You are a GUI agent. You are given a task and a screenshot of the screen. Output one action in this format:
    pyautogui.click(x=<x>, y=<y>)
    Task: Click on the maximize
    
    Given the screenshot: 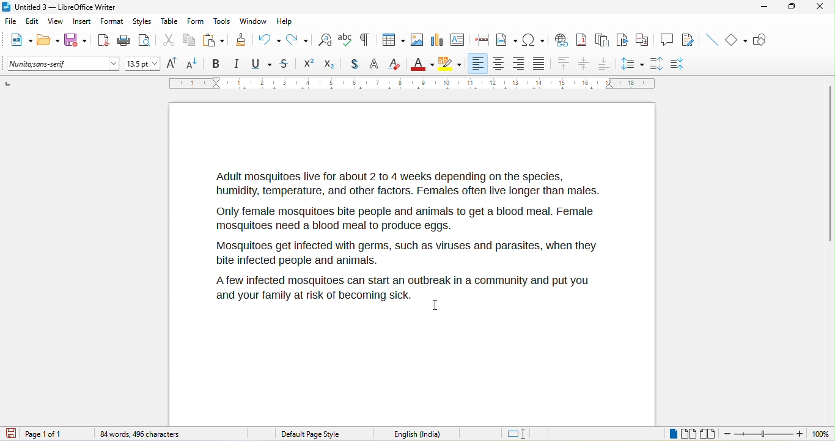 What is the action you would take?
    pyautogui.click(x=787, y=7)
    